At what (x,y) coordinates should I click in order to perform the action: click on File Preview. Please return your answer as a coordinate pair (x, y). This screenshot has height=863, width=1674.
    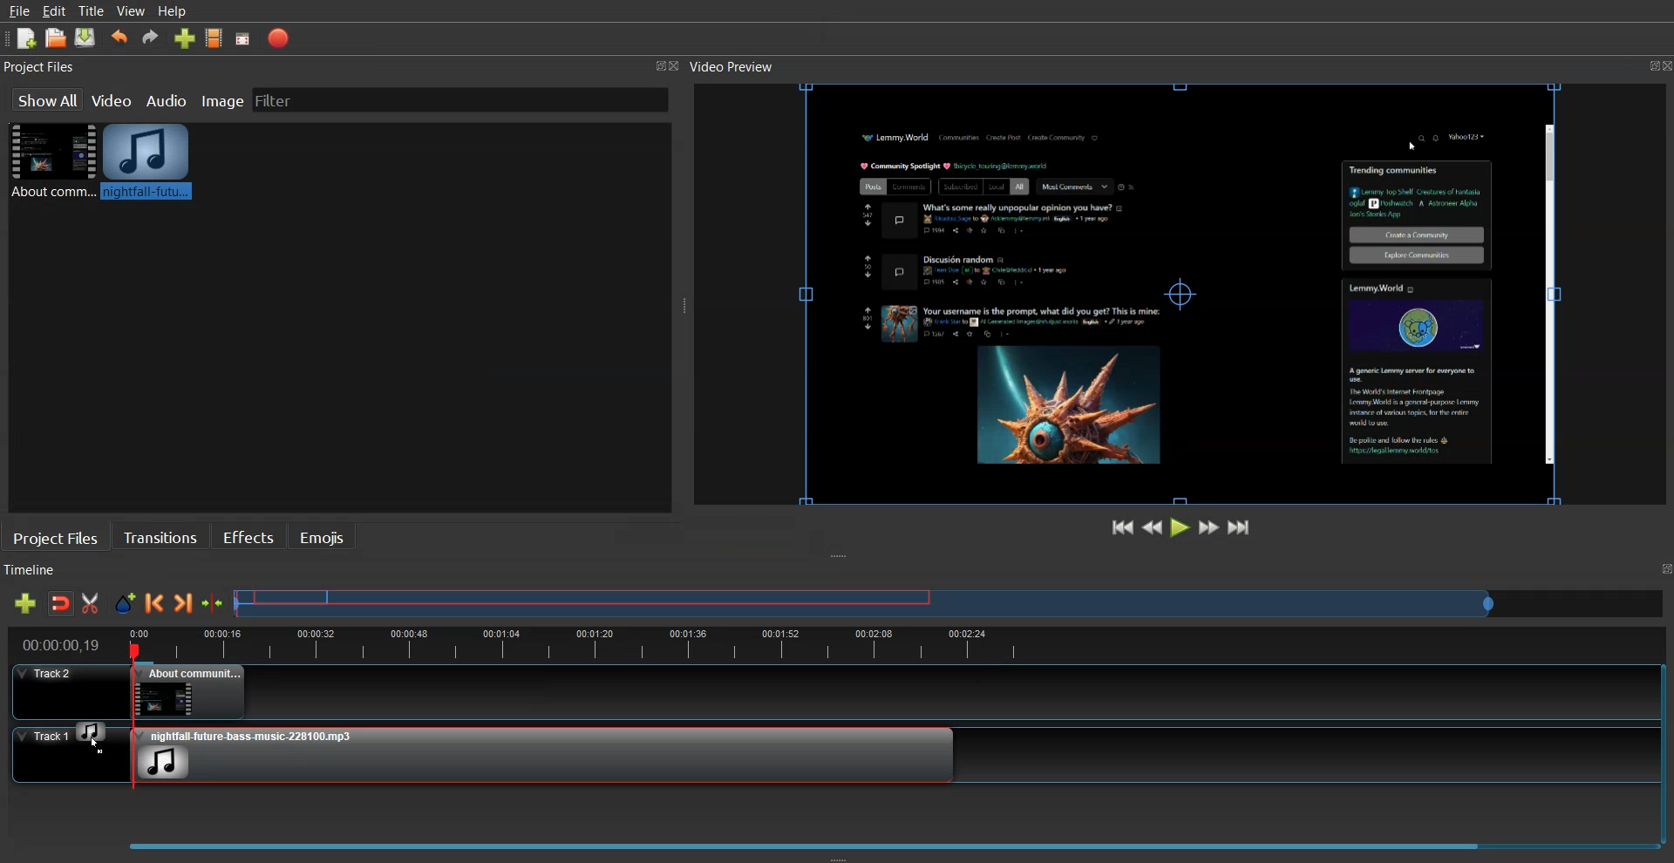
    Looking at the image, I should click on (1155, 289).